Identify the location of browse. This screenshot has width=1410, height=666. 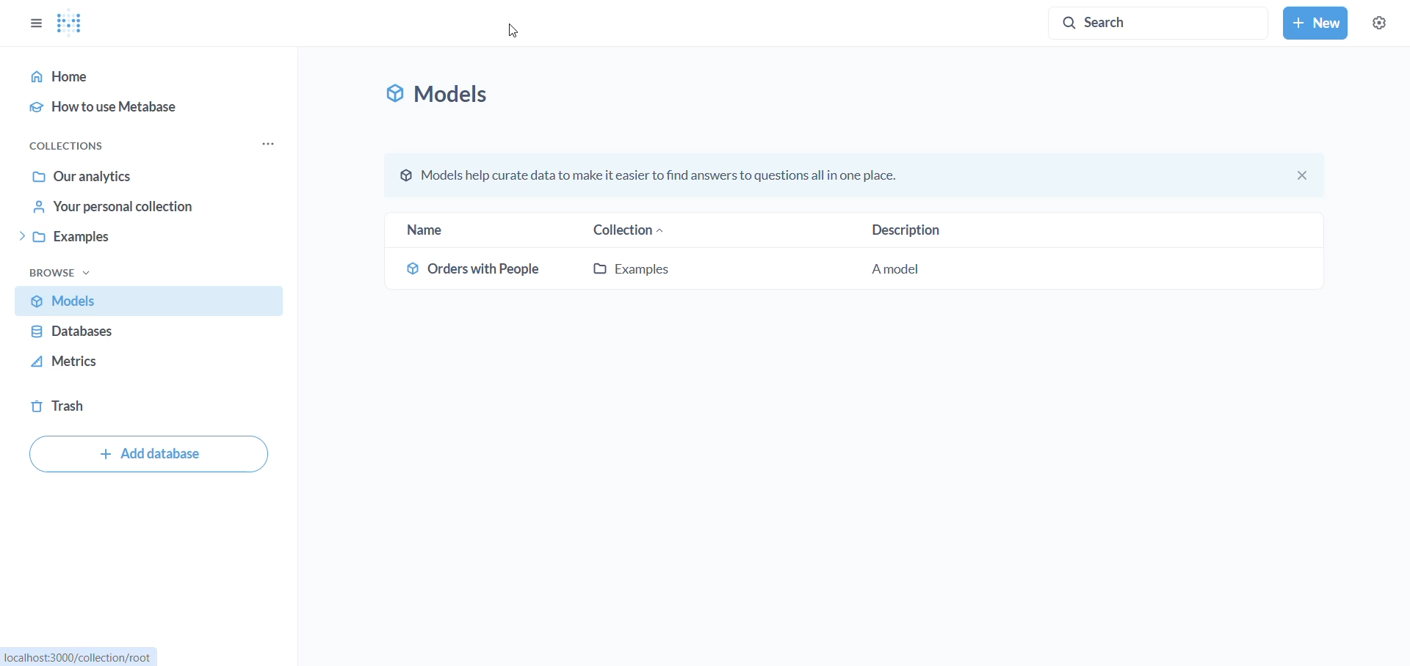
(60, 273).